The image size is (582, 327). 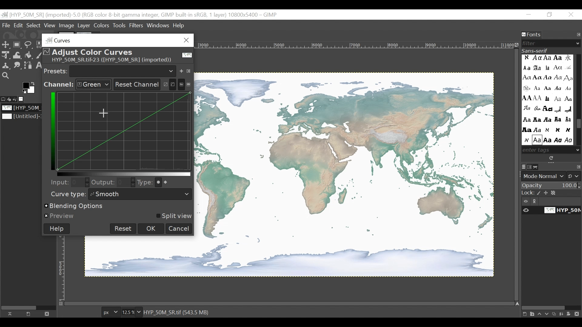 What do you see at coordinates (571, 15) in the screenshot?
I see `Close` at bounding box center [571, 15].